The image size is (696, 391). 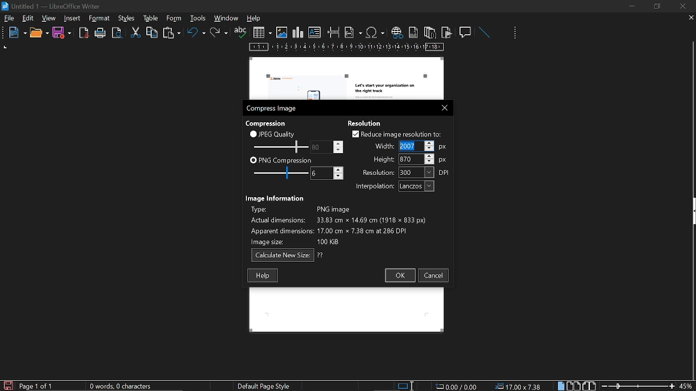 What do you see at coordinates (73, 18) in the screenshot?
I see `insert` at bounding box center [73, 18].